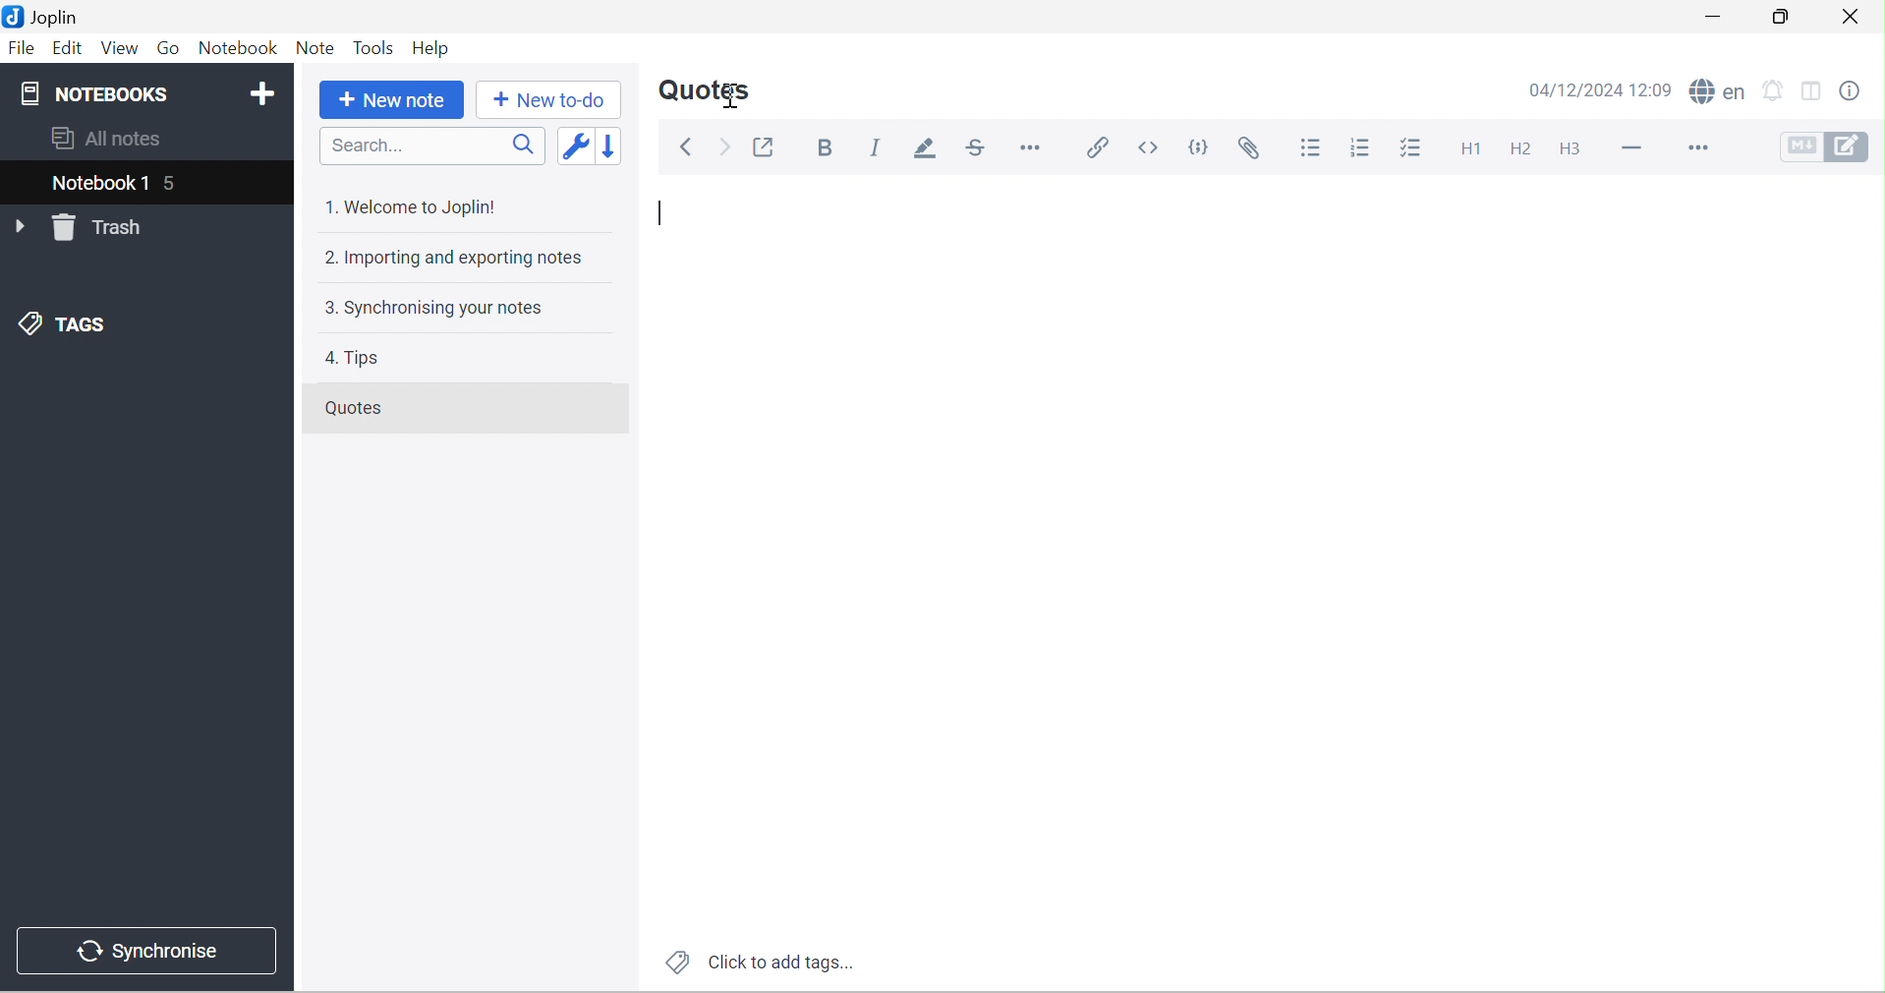 The height and width of the screenshot is (993, 1885). Describe the element at coordinates (708, 91) in the screenshot. I see `Quotes` at that location.